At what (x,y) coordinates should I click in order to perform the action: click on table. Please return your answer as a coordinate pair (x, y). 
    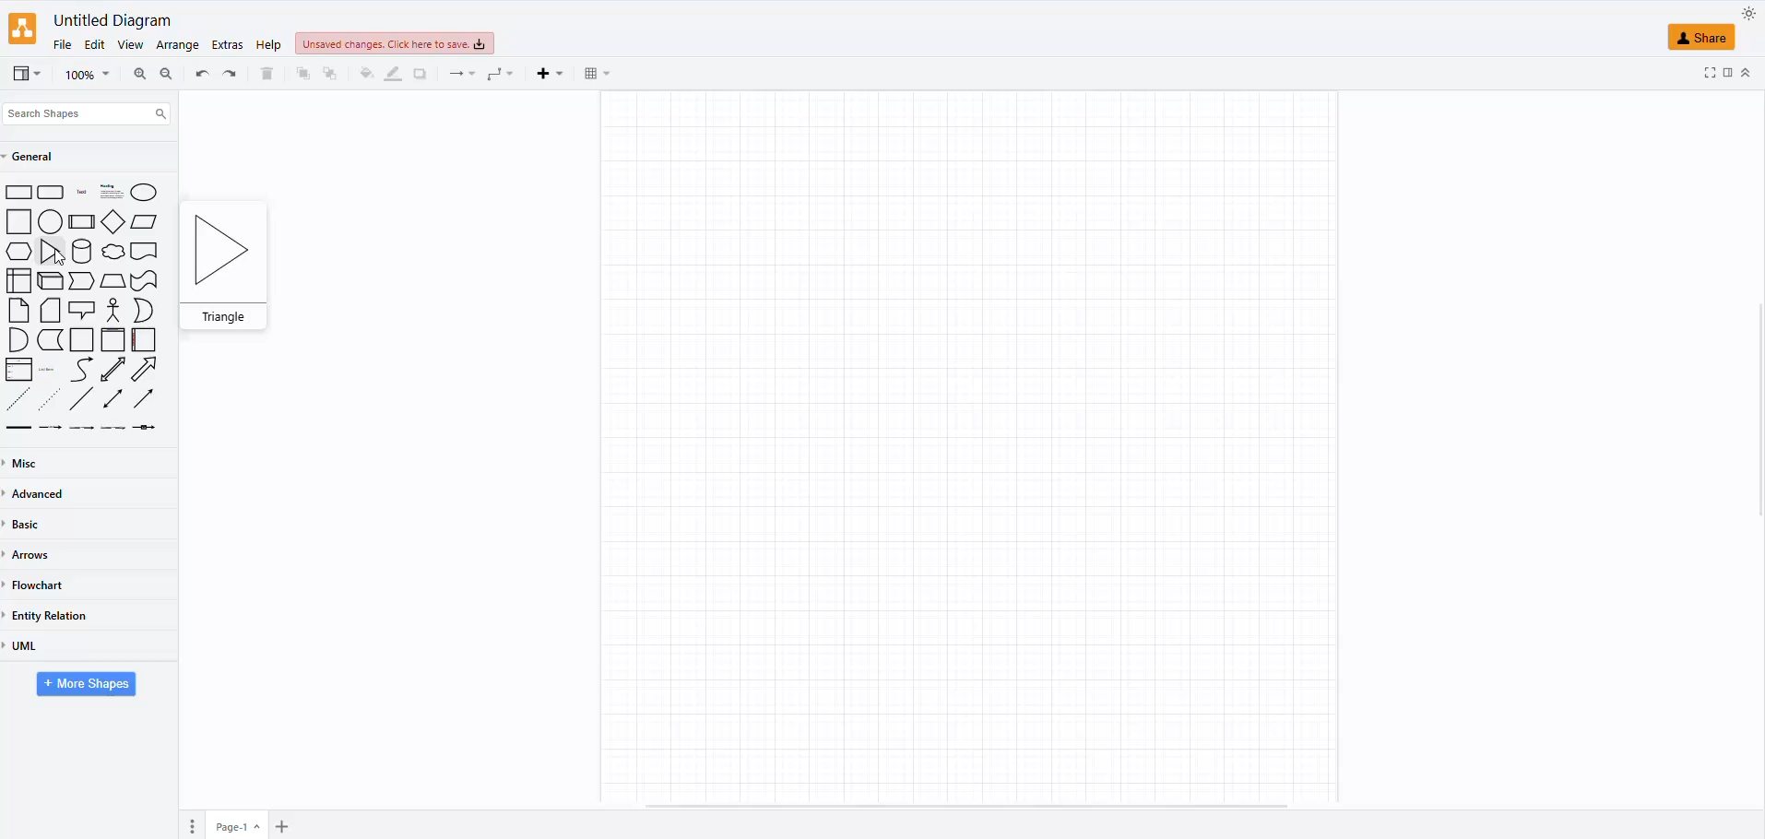
    Looking at the image, I should click on (595, 74).